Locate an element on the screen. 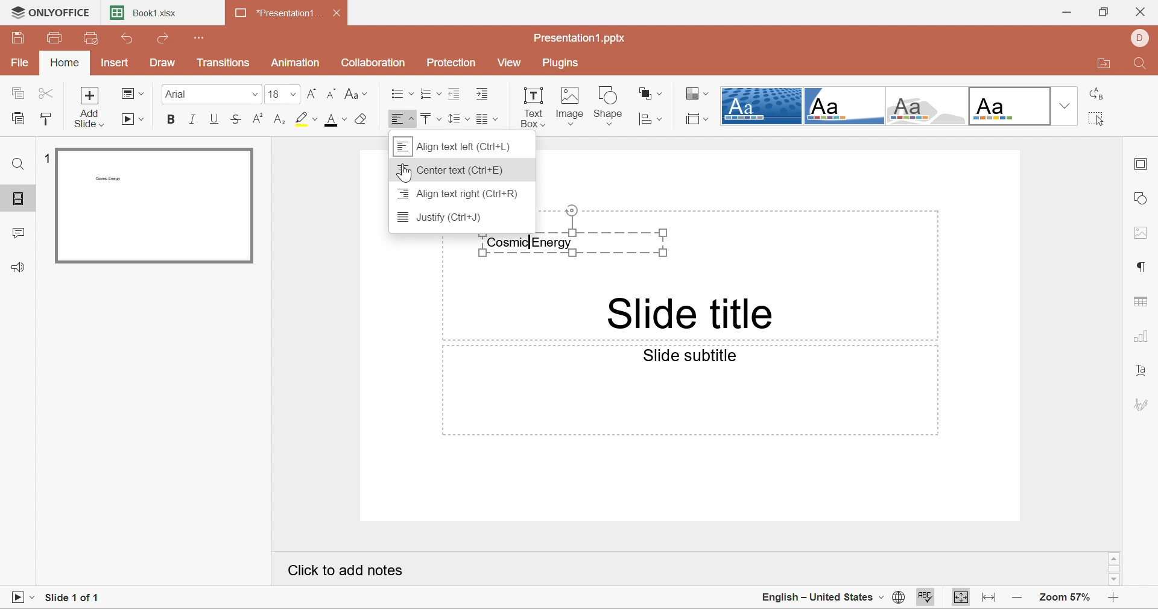 Image resolution: width=1158 pixels, height=609 pixels. 1 is located at coordinates (49, 157).